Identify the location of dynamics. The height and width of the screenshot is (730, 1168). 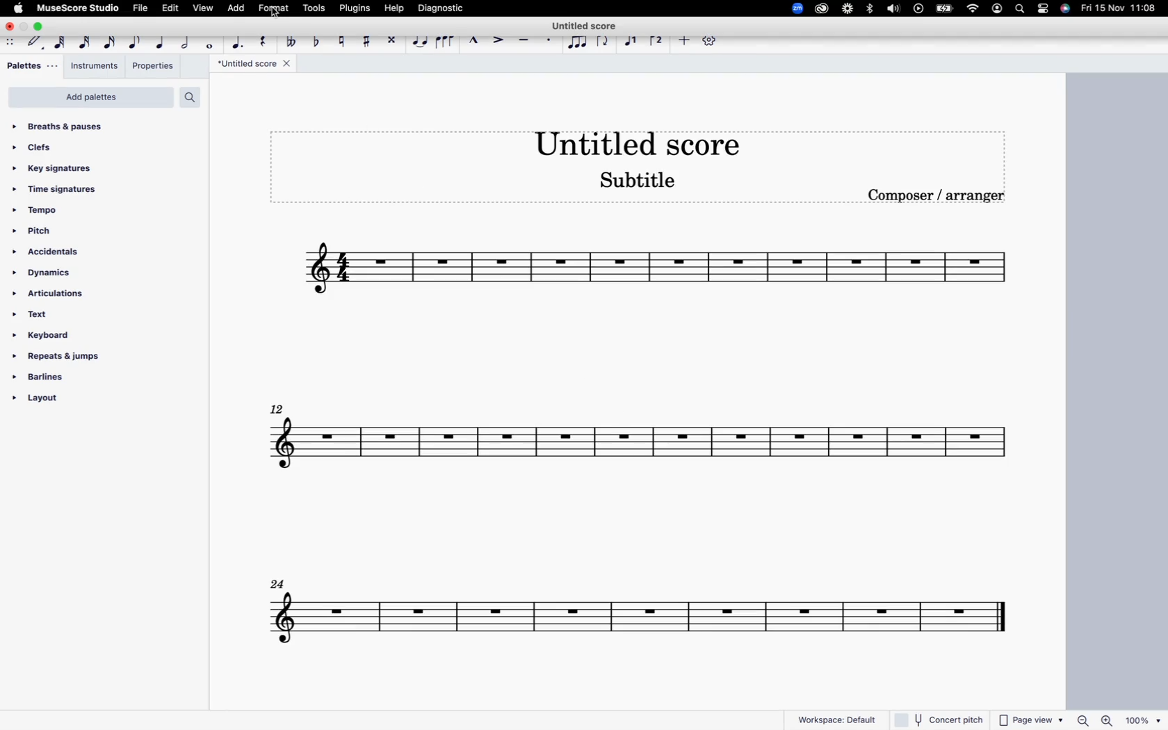
(43, 273).